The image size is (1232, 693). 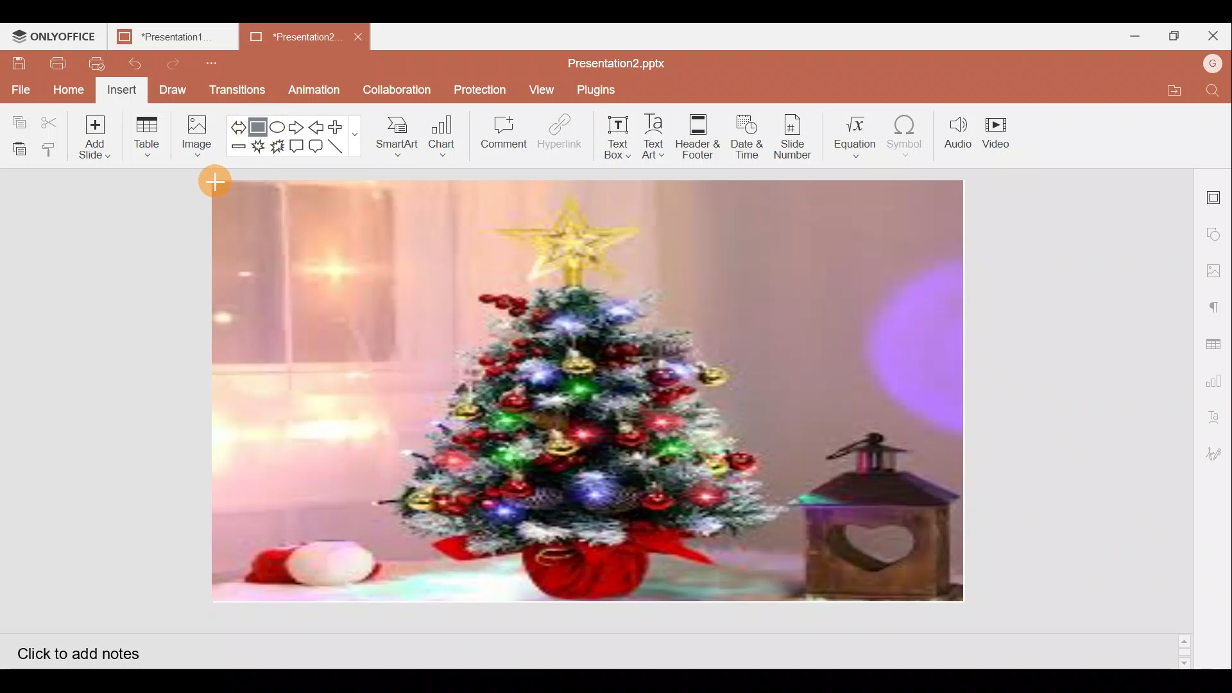 I want to click on Animation, so click(x=319, y=87).